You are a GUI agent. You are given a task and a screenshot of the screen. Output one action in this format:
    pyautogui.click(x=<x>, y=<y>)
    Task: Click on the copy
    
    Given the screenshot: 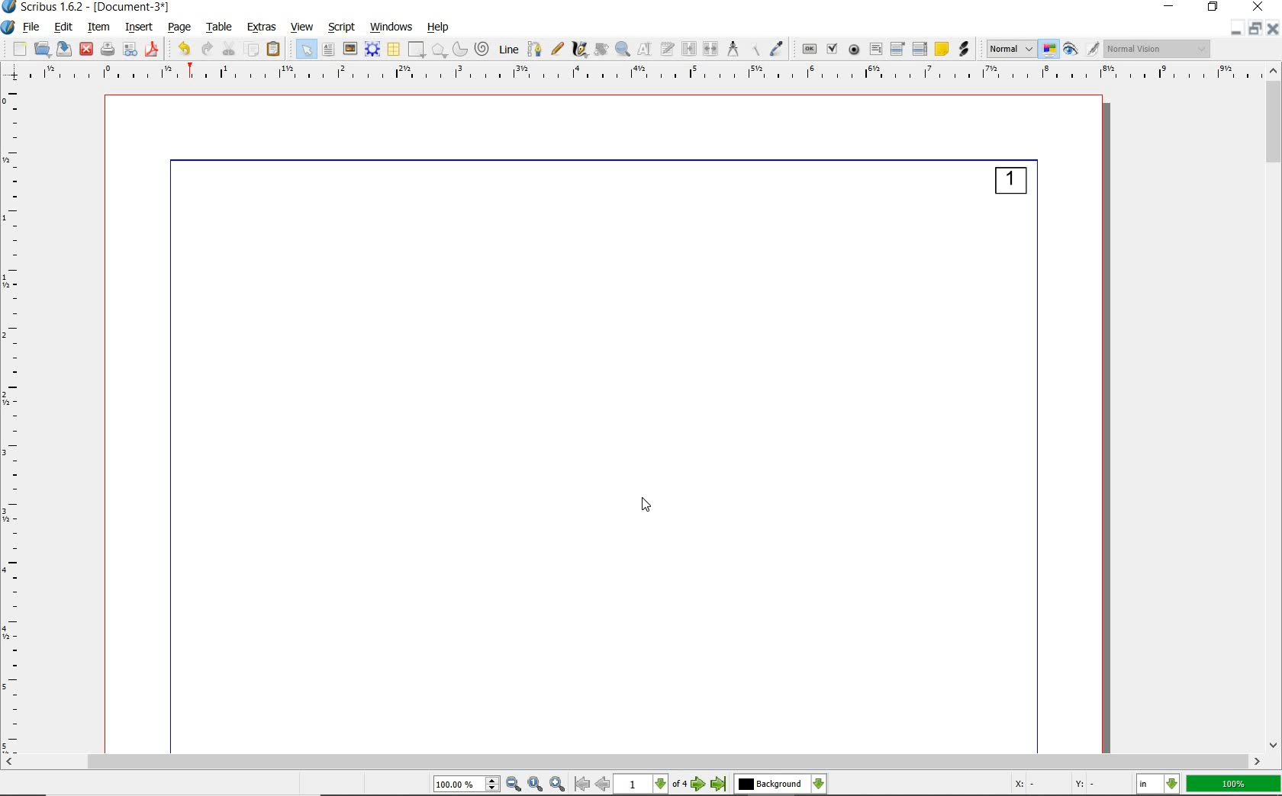 What is the action you would take?
    pyautogui.click(x=252, y=49)
    